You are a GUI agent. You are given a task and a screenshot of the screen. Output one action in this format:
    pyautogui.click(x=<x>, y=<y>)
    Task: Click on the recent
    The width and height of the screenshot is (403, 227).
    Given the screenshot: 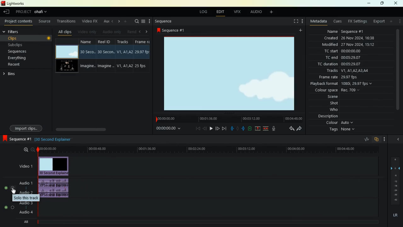 What is the action you would take?
    pyautogui.click(x=15, y=64)
    